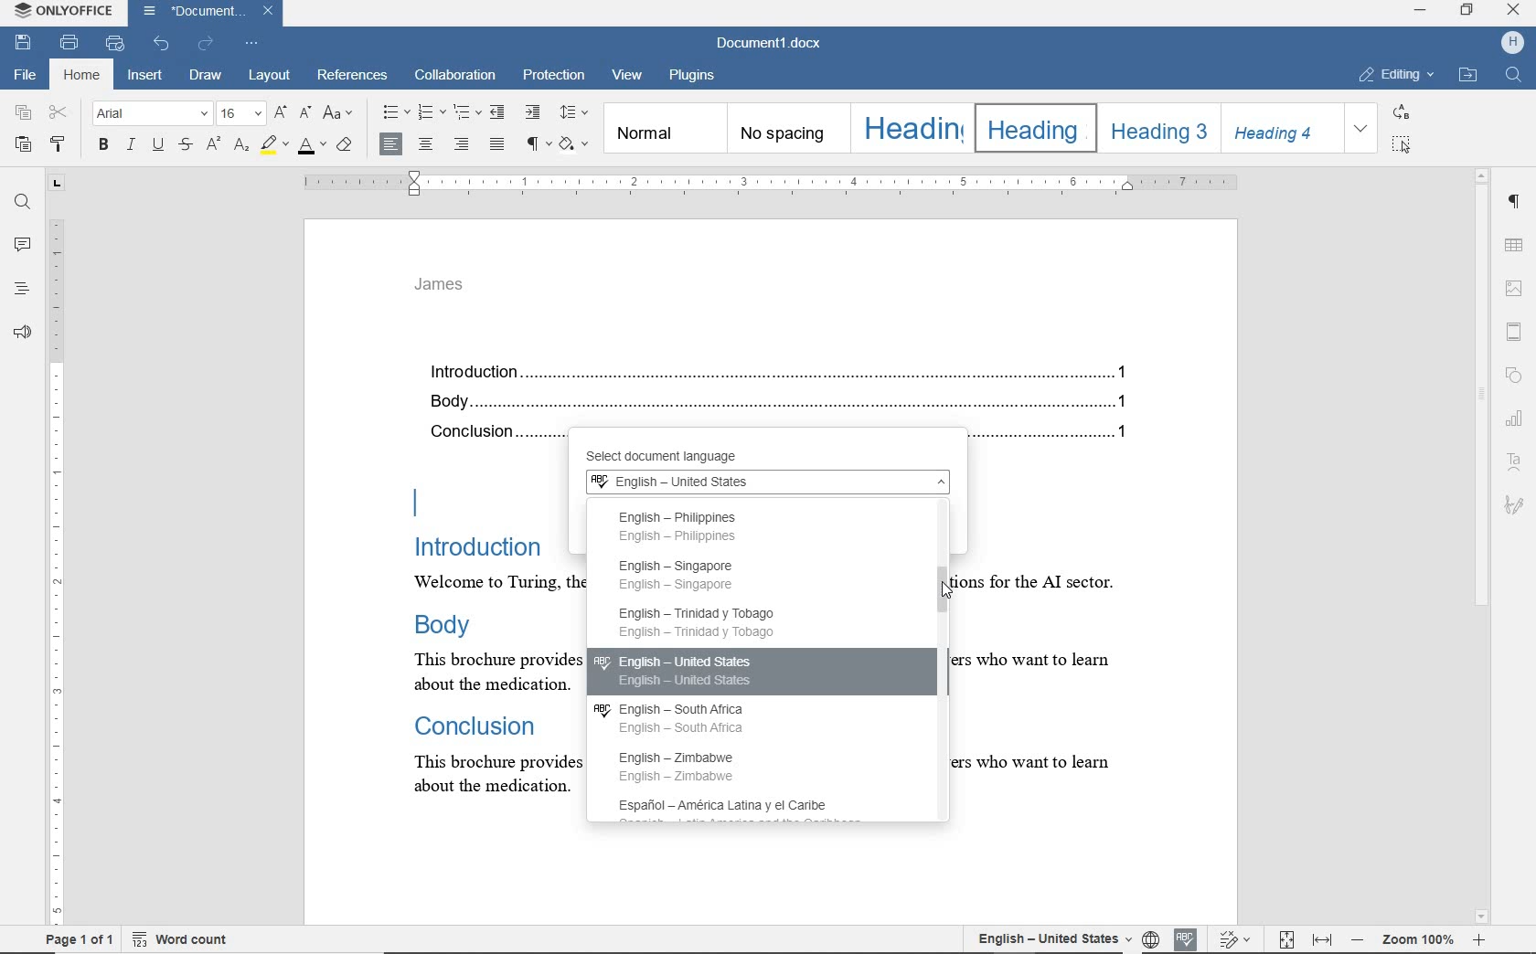 The height and width of the screenshot is (954, 1536). Describe the element at coordinates (21, 143) in the screenshot. I see `paste` at that location.